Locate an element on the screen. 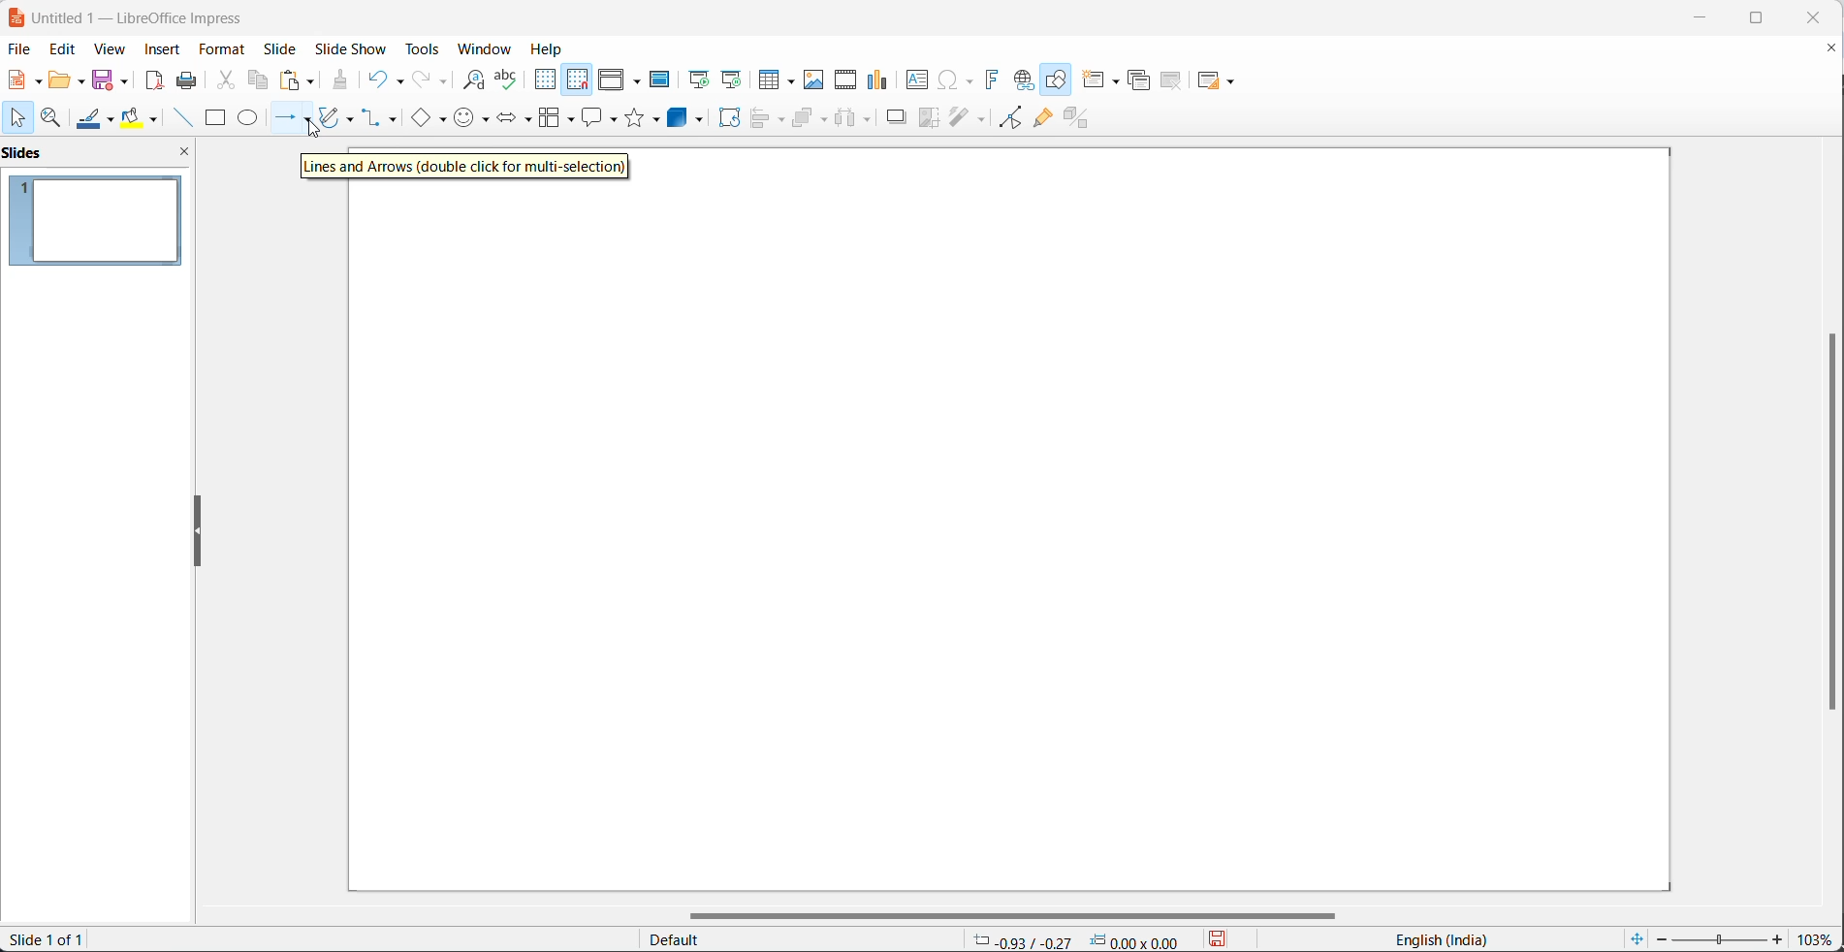  edit is located at coordinates (62, 47).